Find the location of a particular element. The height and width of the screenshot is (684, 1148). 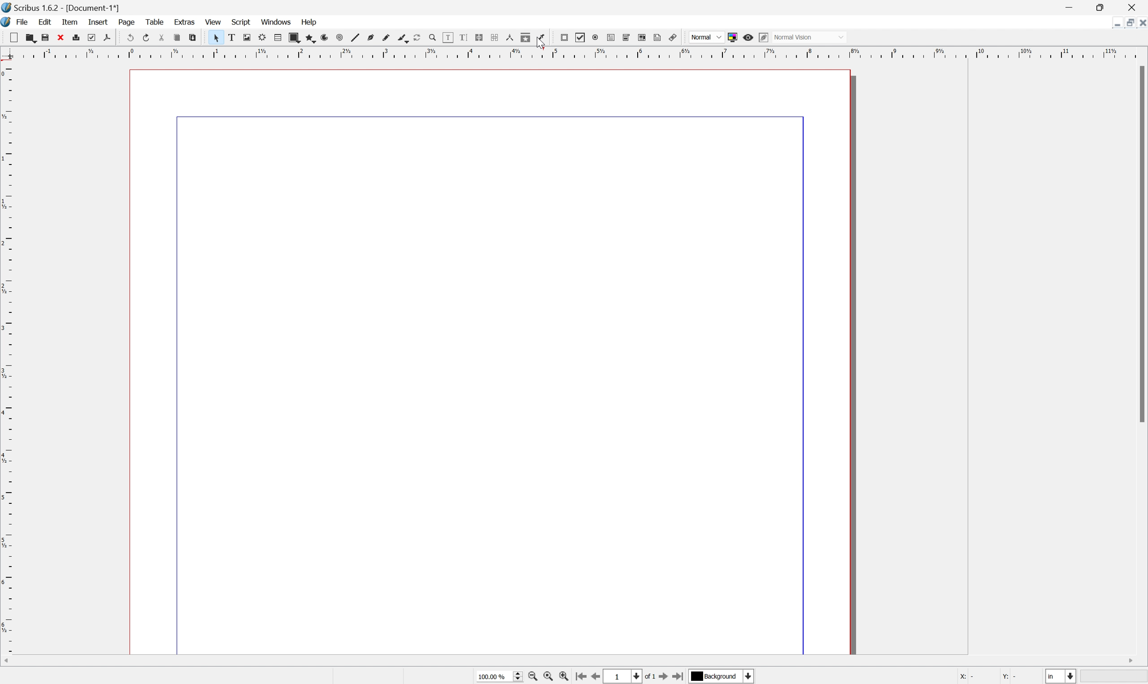

Close is located at coordinates (1141, 24).